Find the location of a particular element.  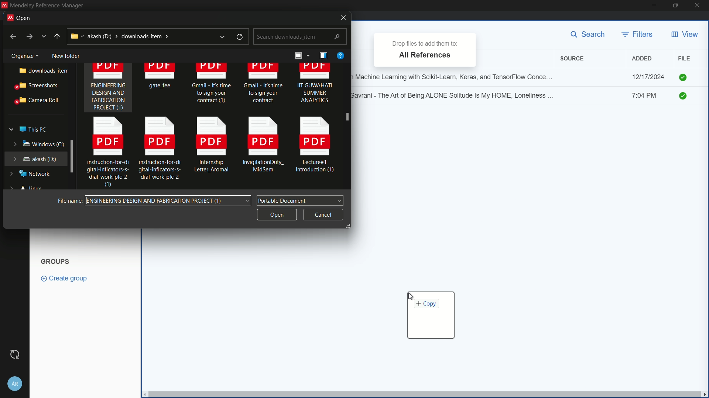

camera roll is located at coordinates (35, 101).